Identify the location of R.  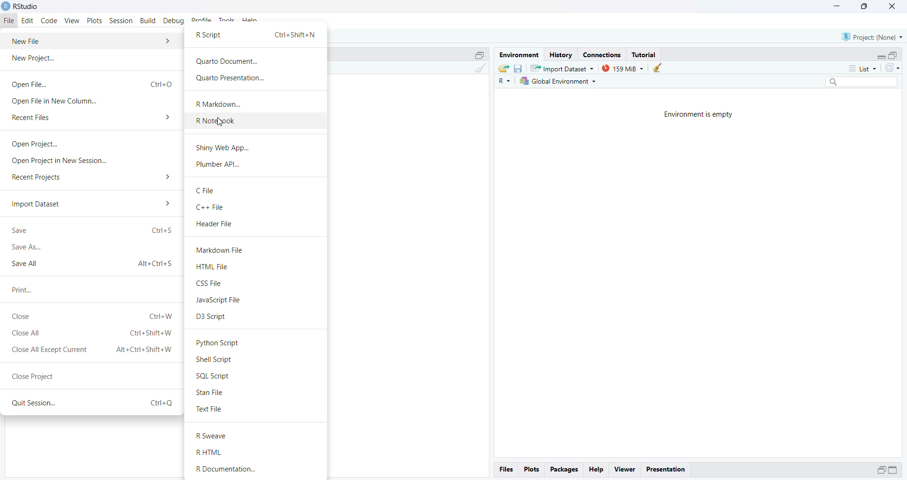
(503, 82).